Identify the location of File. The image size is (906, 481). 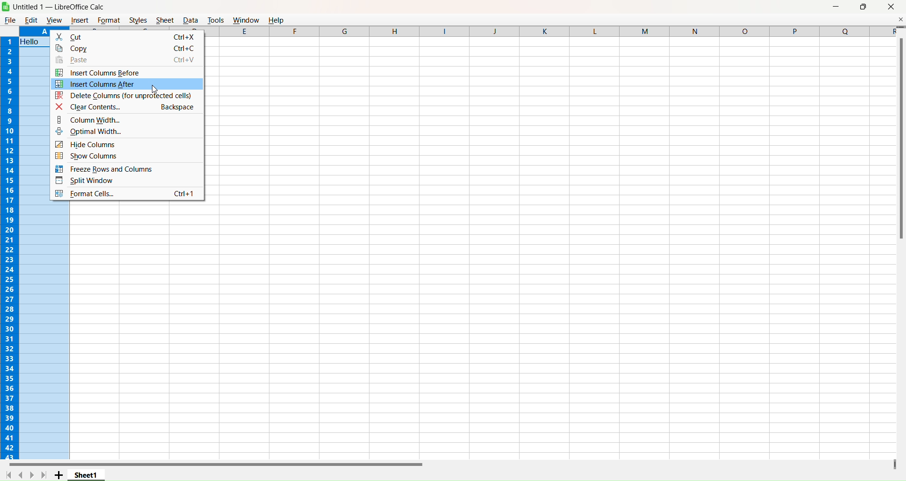
(10, 20).